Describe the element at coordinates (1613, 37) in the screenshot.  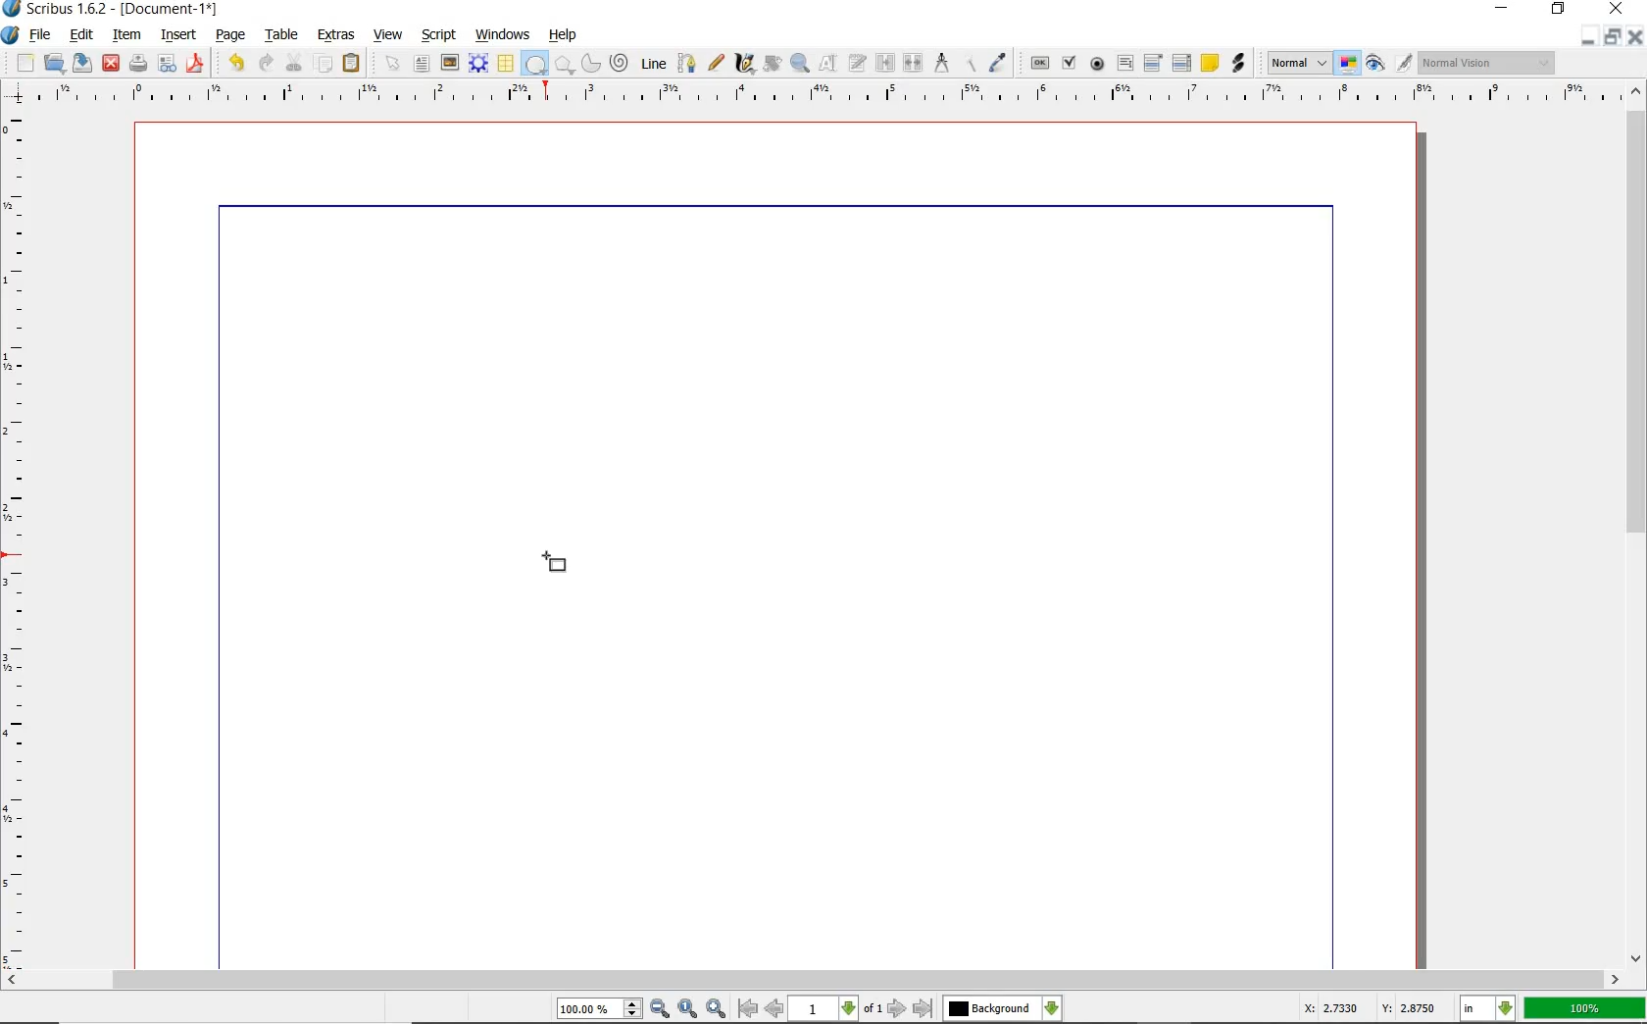
I see `RESTORE` at that location.